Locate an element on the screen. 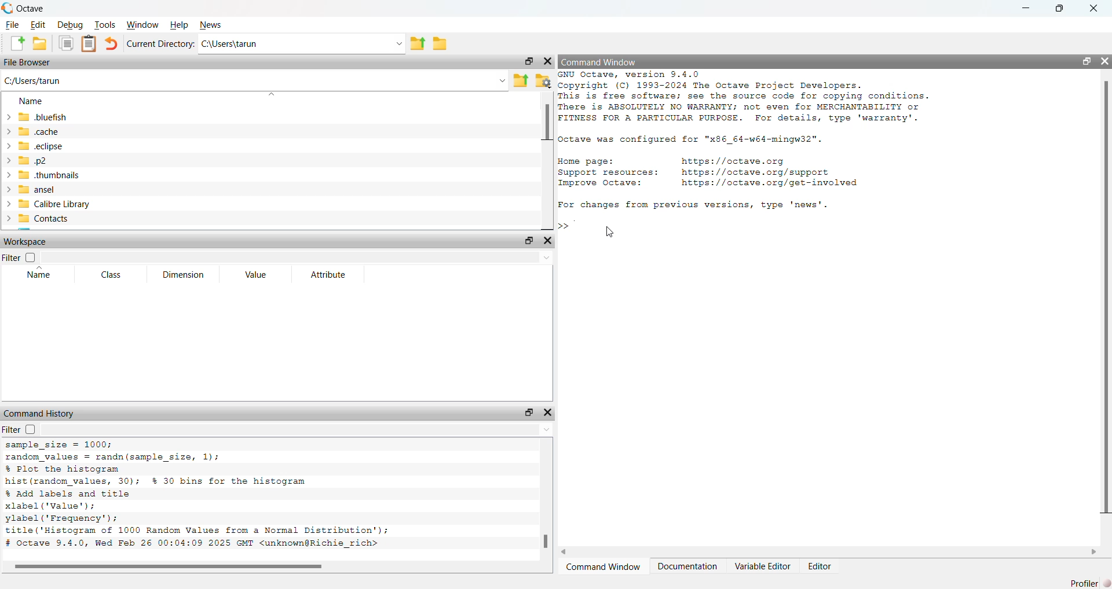  close is located at coordinates (547, 62).